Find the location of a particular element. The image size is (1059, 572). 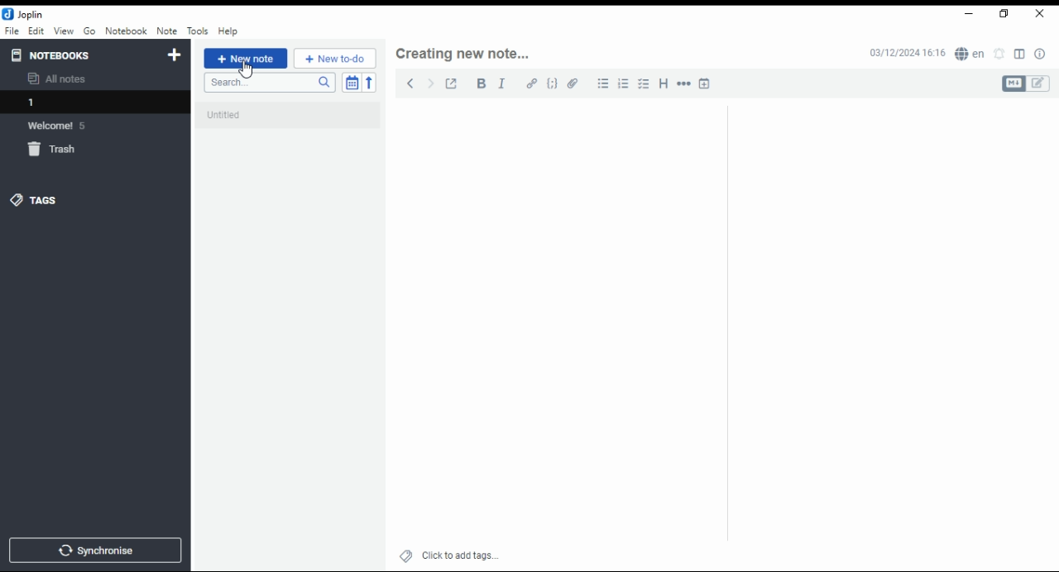

New to-do is located at coordinates (335, 59).